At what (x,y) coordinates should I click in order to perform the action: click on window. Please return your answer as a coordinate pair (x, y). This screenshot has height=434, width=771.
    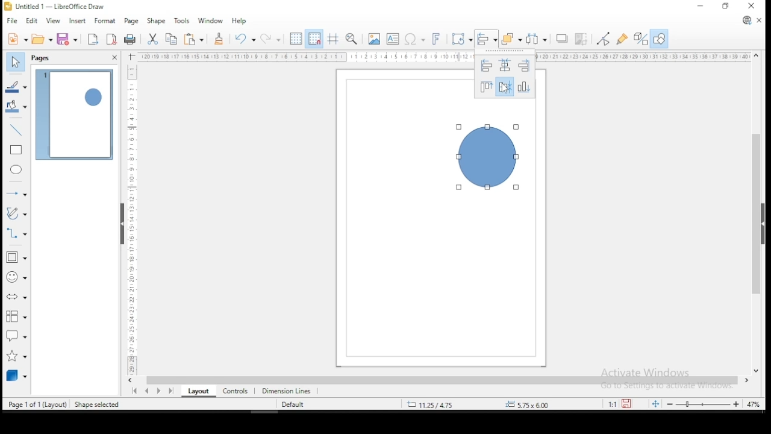
    Looking at the image, I should click on (210, 20).